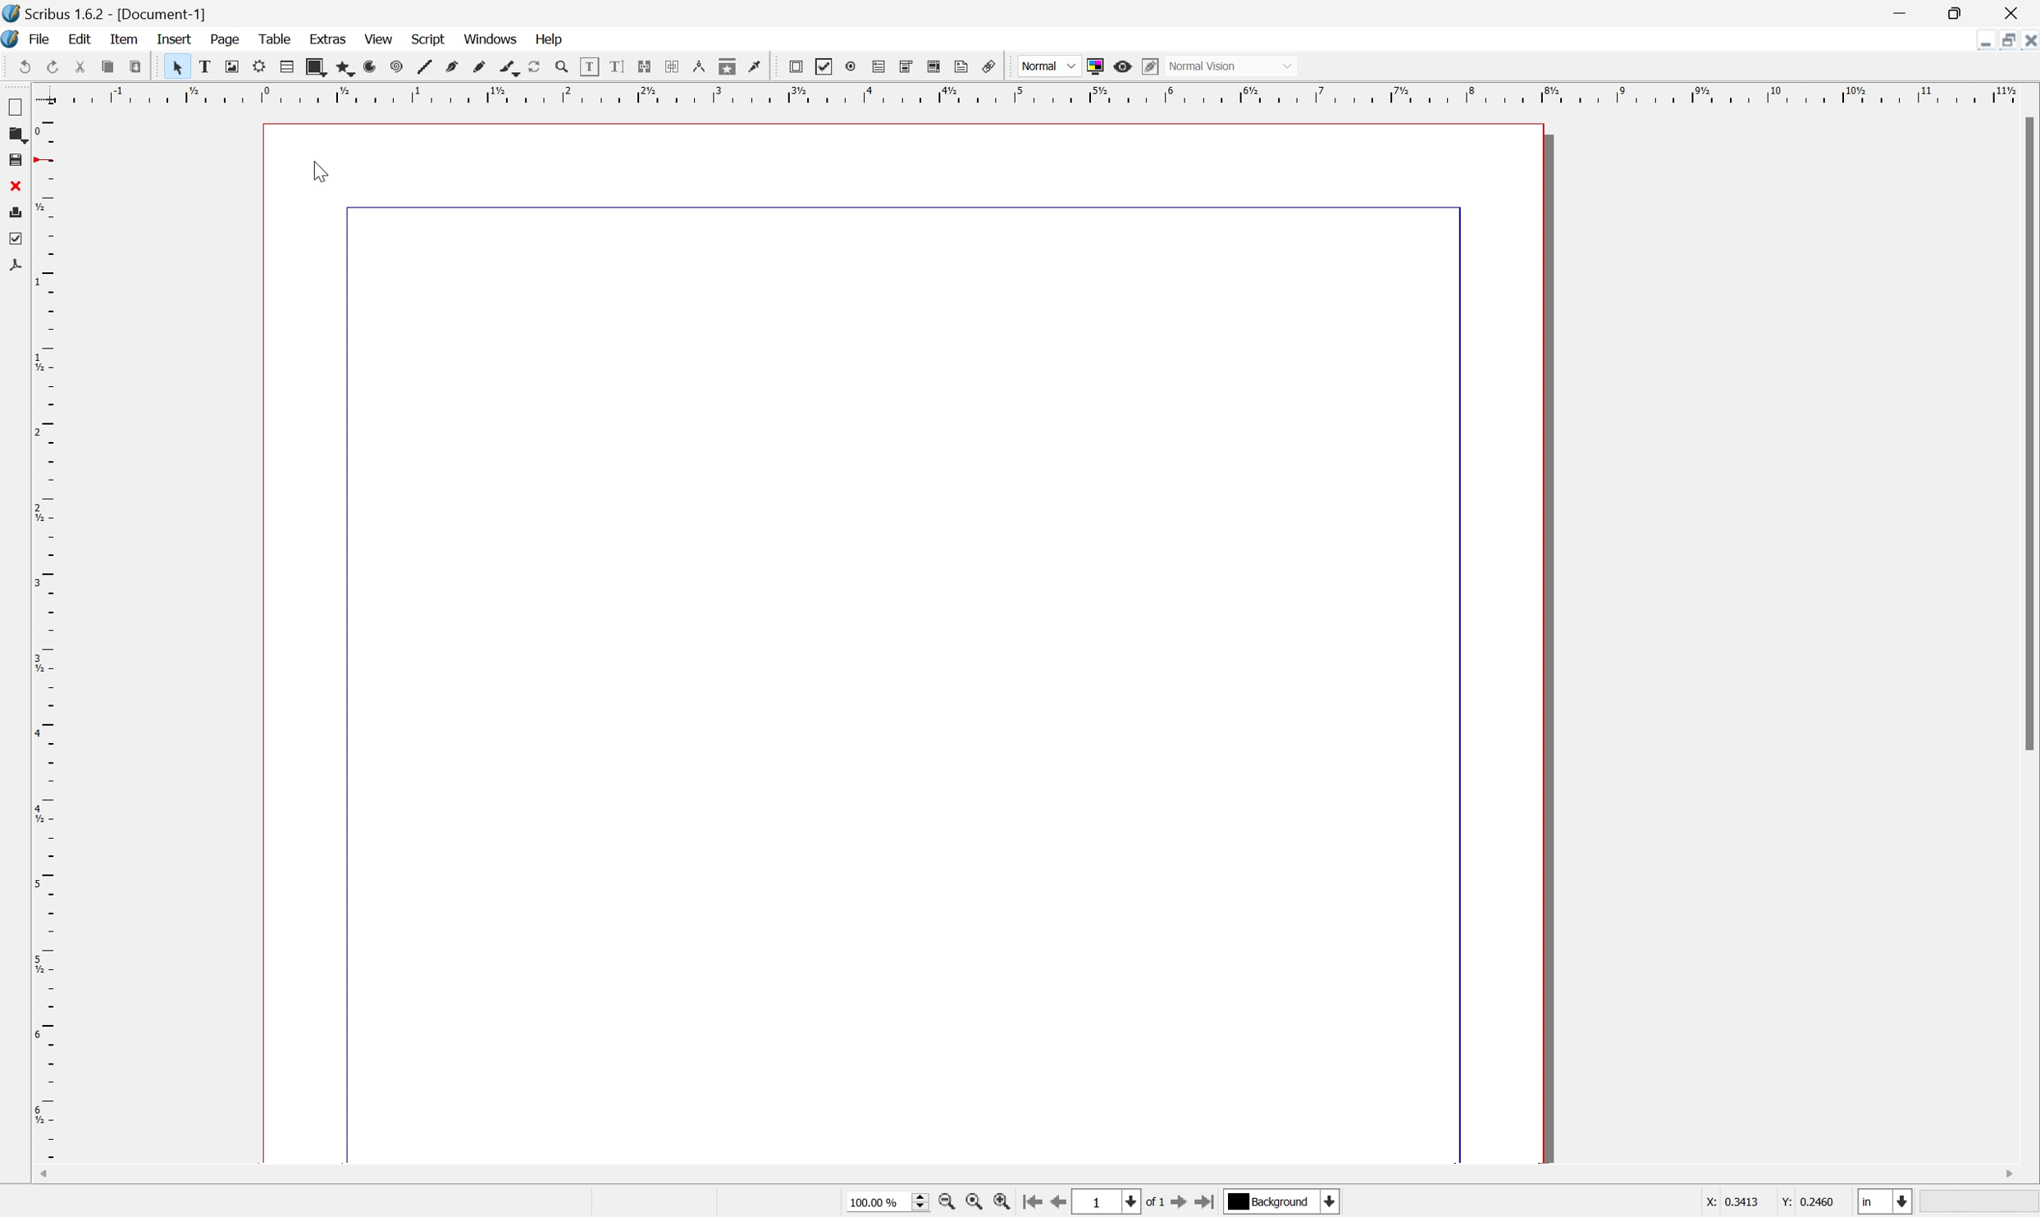 The height and width of the screenshot is (1217, 2040). I want to click on save, so click(79, 66).